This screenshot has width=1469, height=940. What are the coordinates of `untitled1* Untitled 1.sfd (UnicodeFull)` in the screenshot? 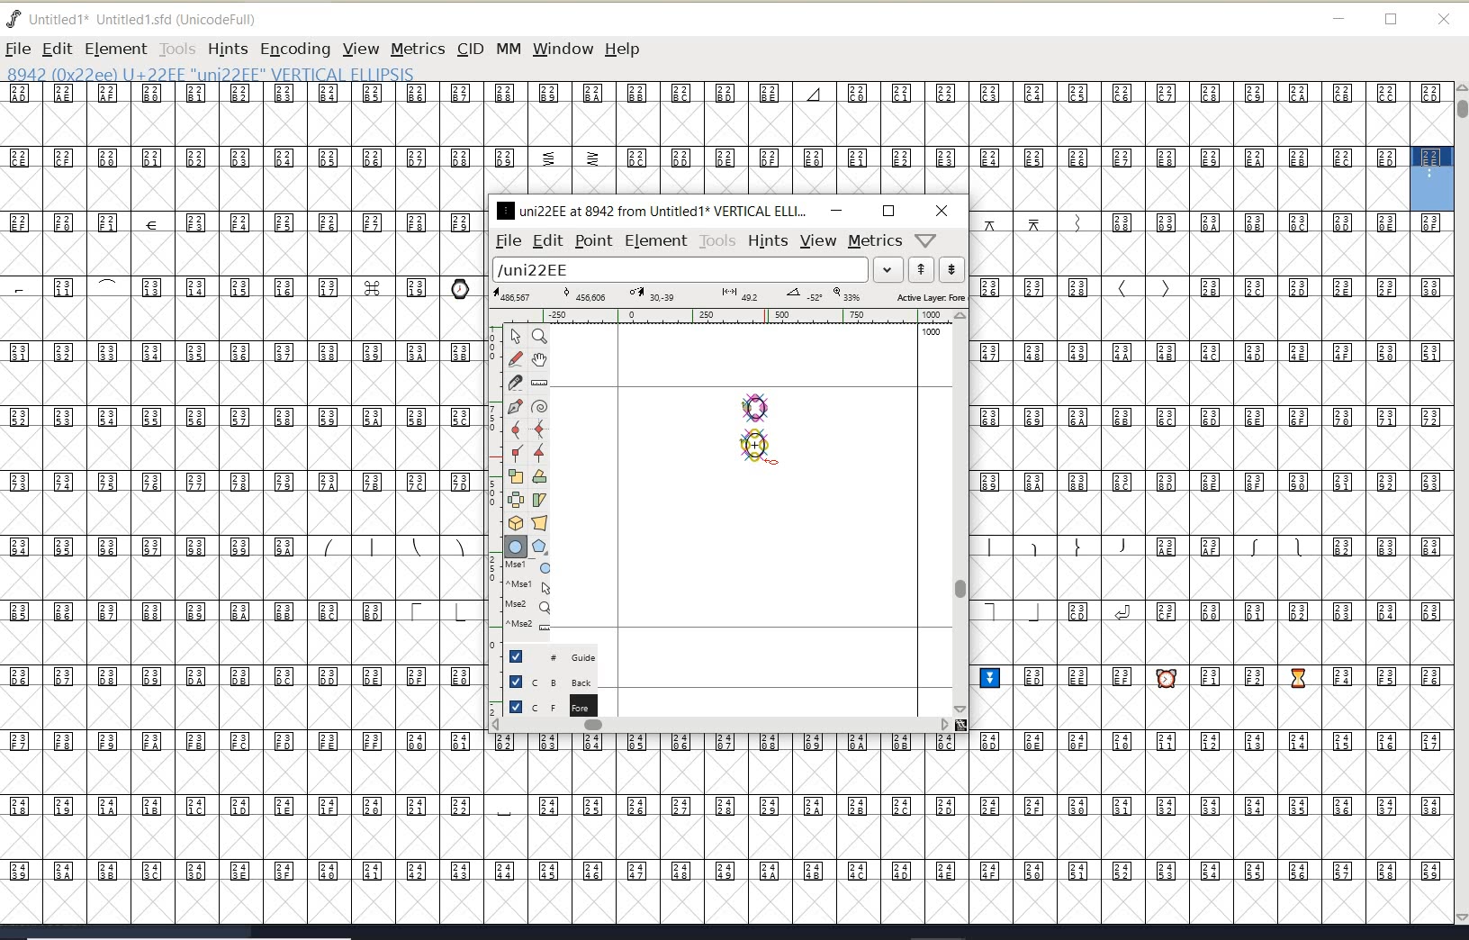 It's located at (151, 17).